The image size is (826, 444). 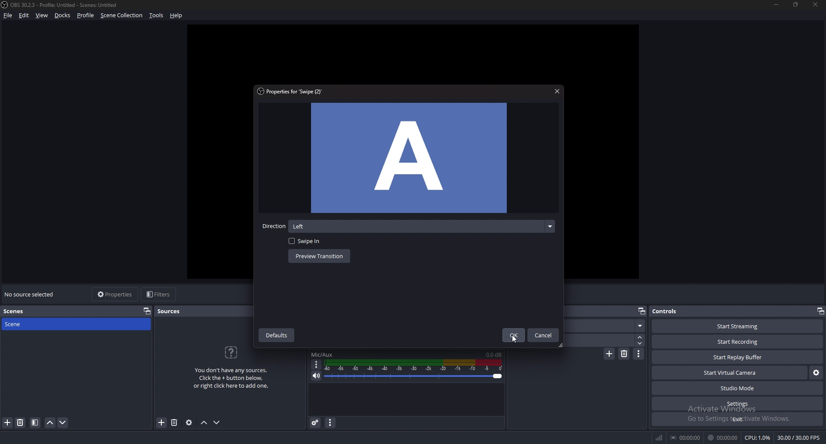 I want to click on decrease duration, so click(x=641, y=343).